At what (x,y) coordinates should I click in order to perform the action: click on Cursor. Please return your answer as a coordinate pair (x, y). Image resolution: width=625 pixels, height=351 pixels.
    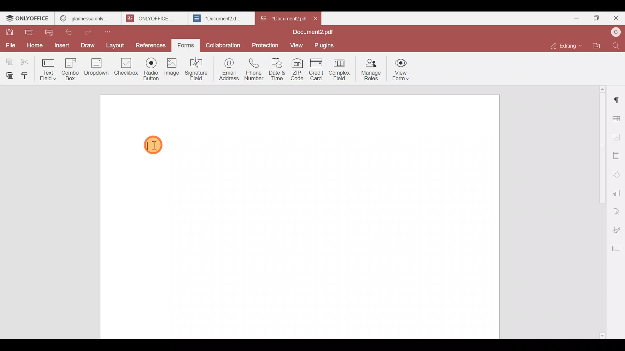
    Looking at the image, I should click on (155, 146).